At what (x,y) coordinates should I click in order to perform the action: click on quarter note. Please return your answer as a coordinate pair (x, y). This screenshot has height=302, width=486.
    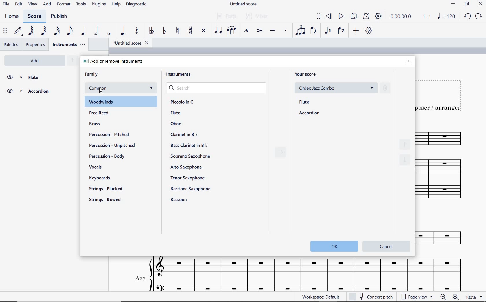
    Looking at the image, I should click on (84, 31).